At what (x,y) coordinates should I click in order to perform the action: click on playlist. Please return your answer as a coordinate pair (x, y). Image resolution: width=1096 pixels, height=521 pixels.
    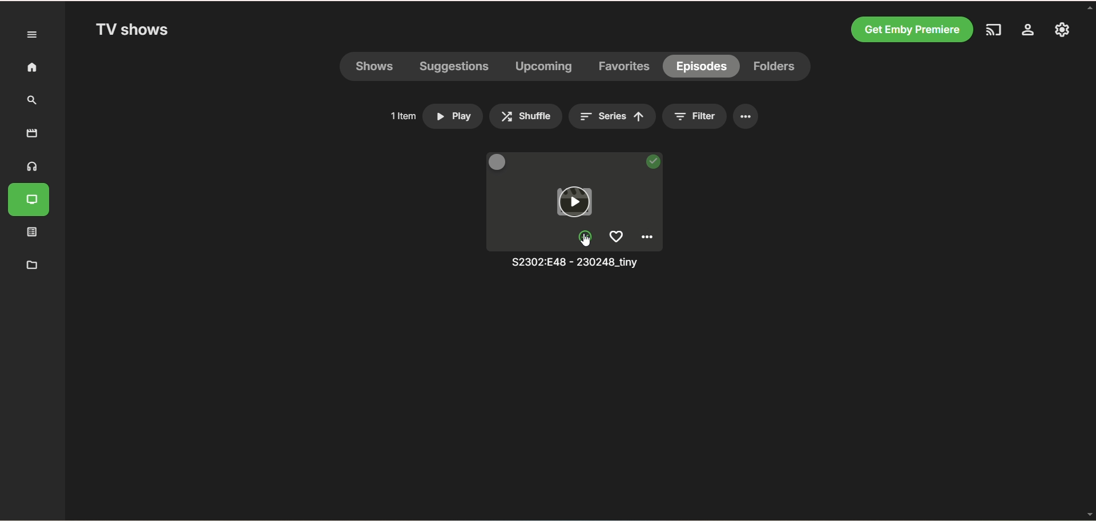
    Looking at the image, I should click on (33, 234).